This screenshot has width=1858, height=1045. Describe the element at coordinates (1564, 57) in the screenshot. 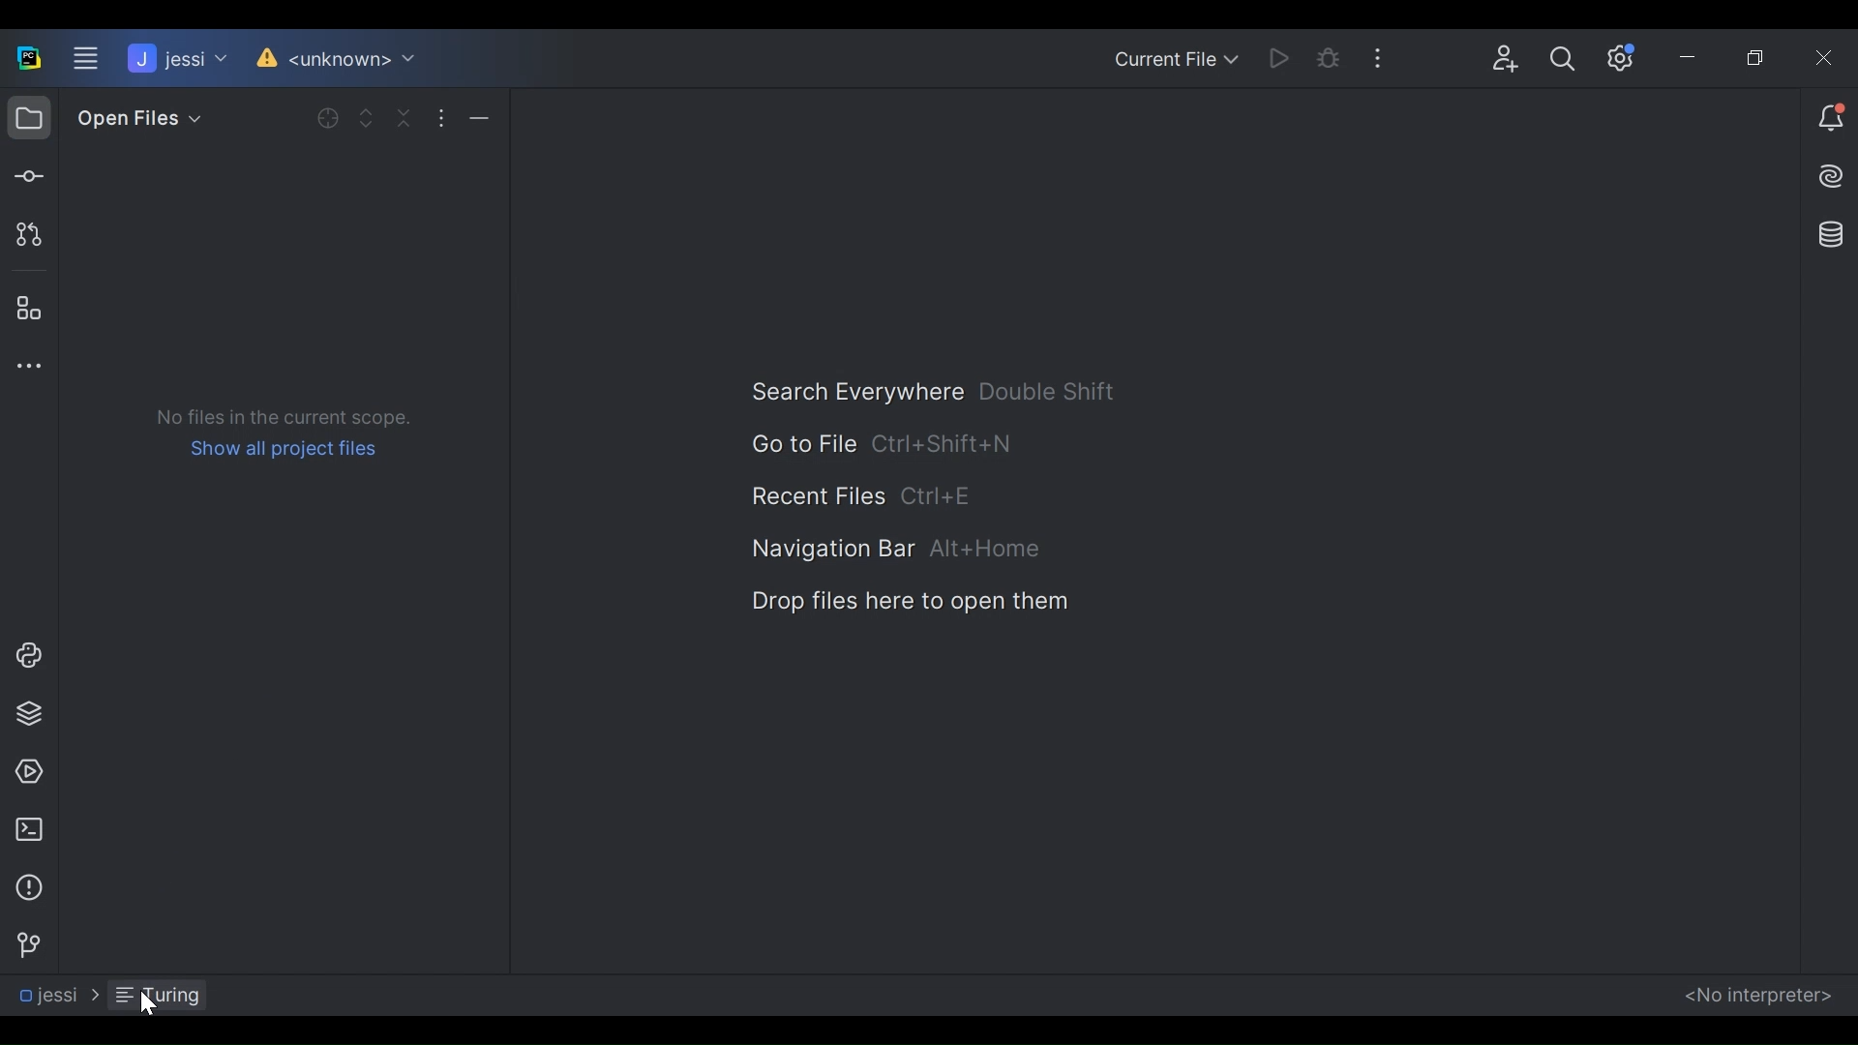

I see `Search` at that location.